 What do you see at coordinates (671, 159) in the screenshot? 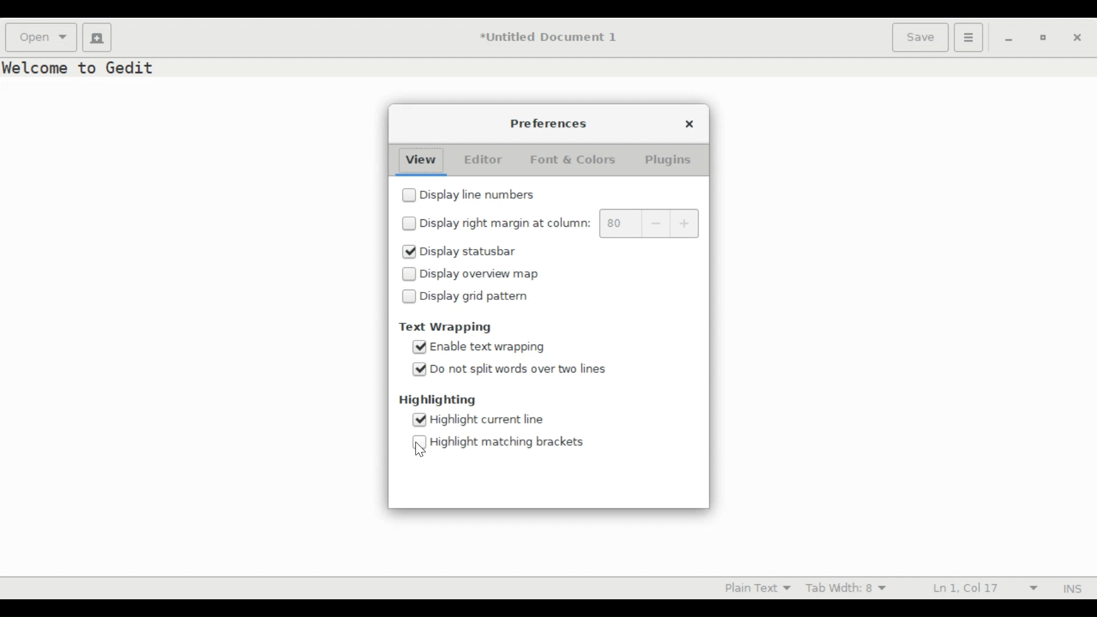
I see `Plugins` at bounding box center [671, 159].